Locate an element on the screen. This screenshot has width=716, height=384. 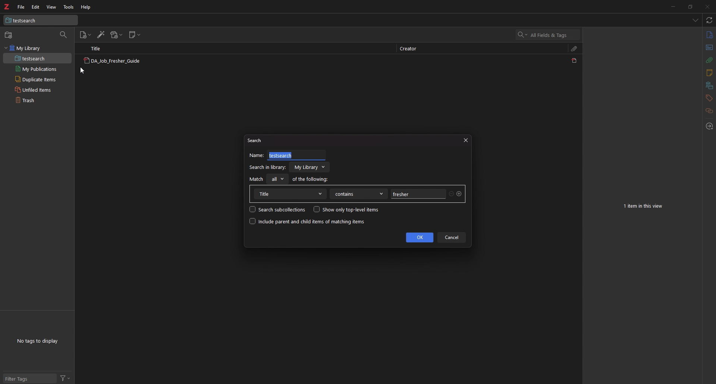
new item is located at coordinates (86, 35).